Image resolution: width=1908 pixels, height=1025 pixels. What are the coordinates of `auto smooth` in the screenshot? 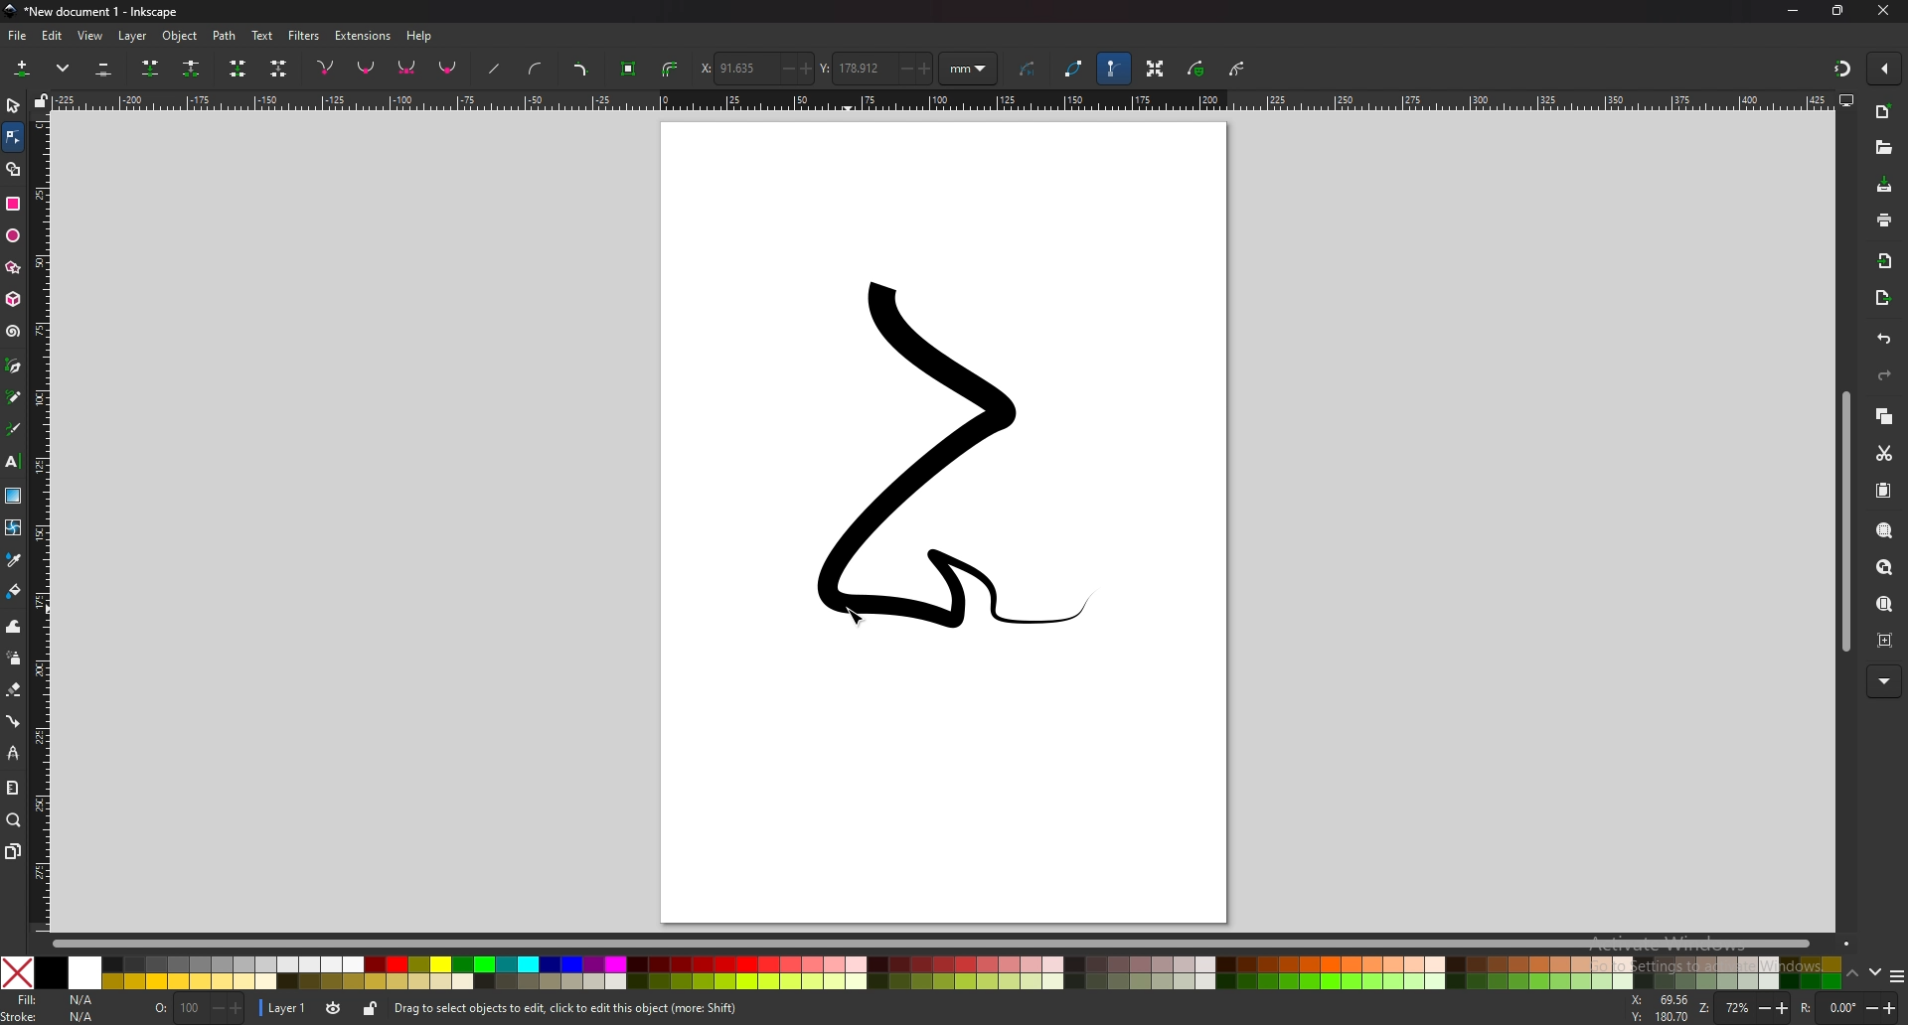 It's located at (449, 70).